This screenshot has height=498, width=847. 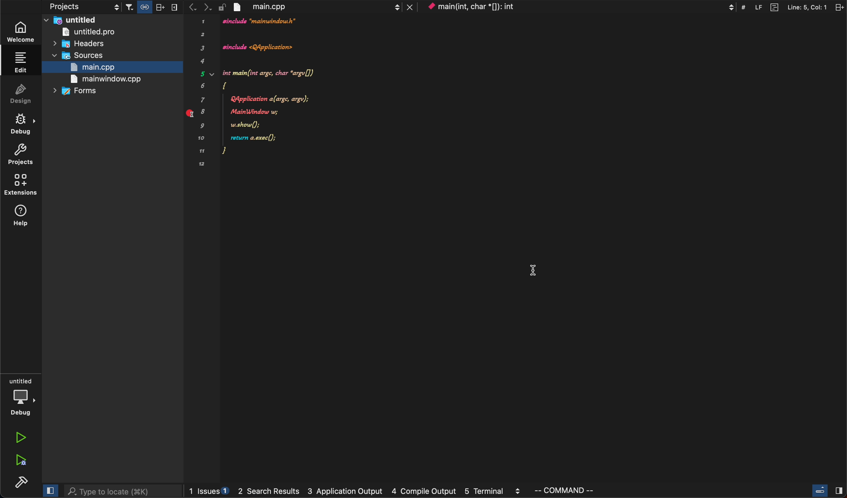 What do you see at coordinates (20, 439) in the screenshot?
I see `run` at bounding box center [20, 439].